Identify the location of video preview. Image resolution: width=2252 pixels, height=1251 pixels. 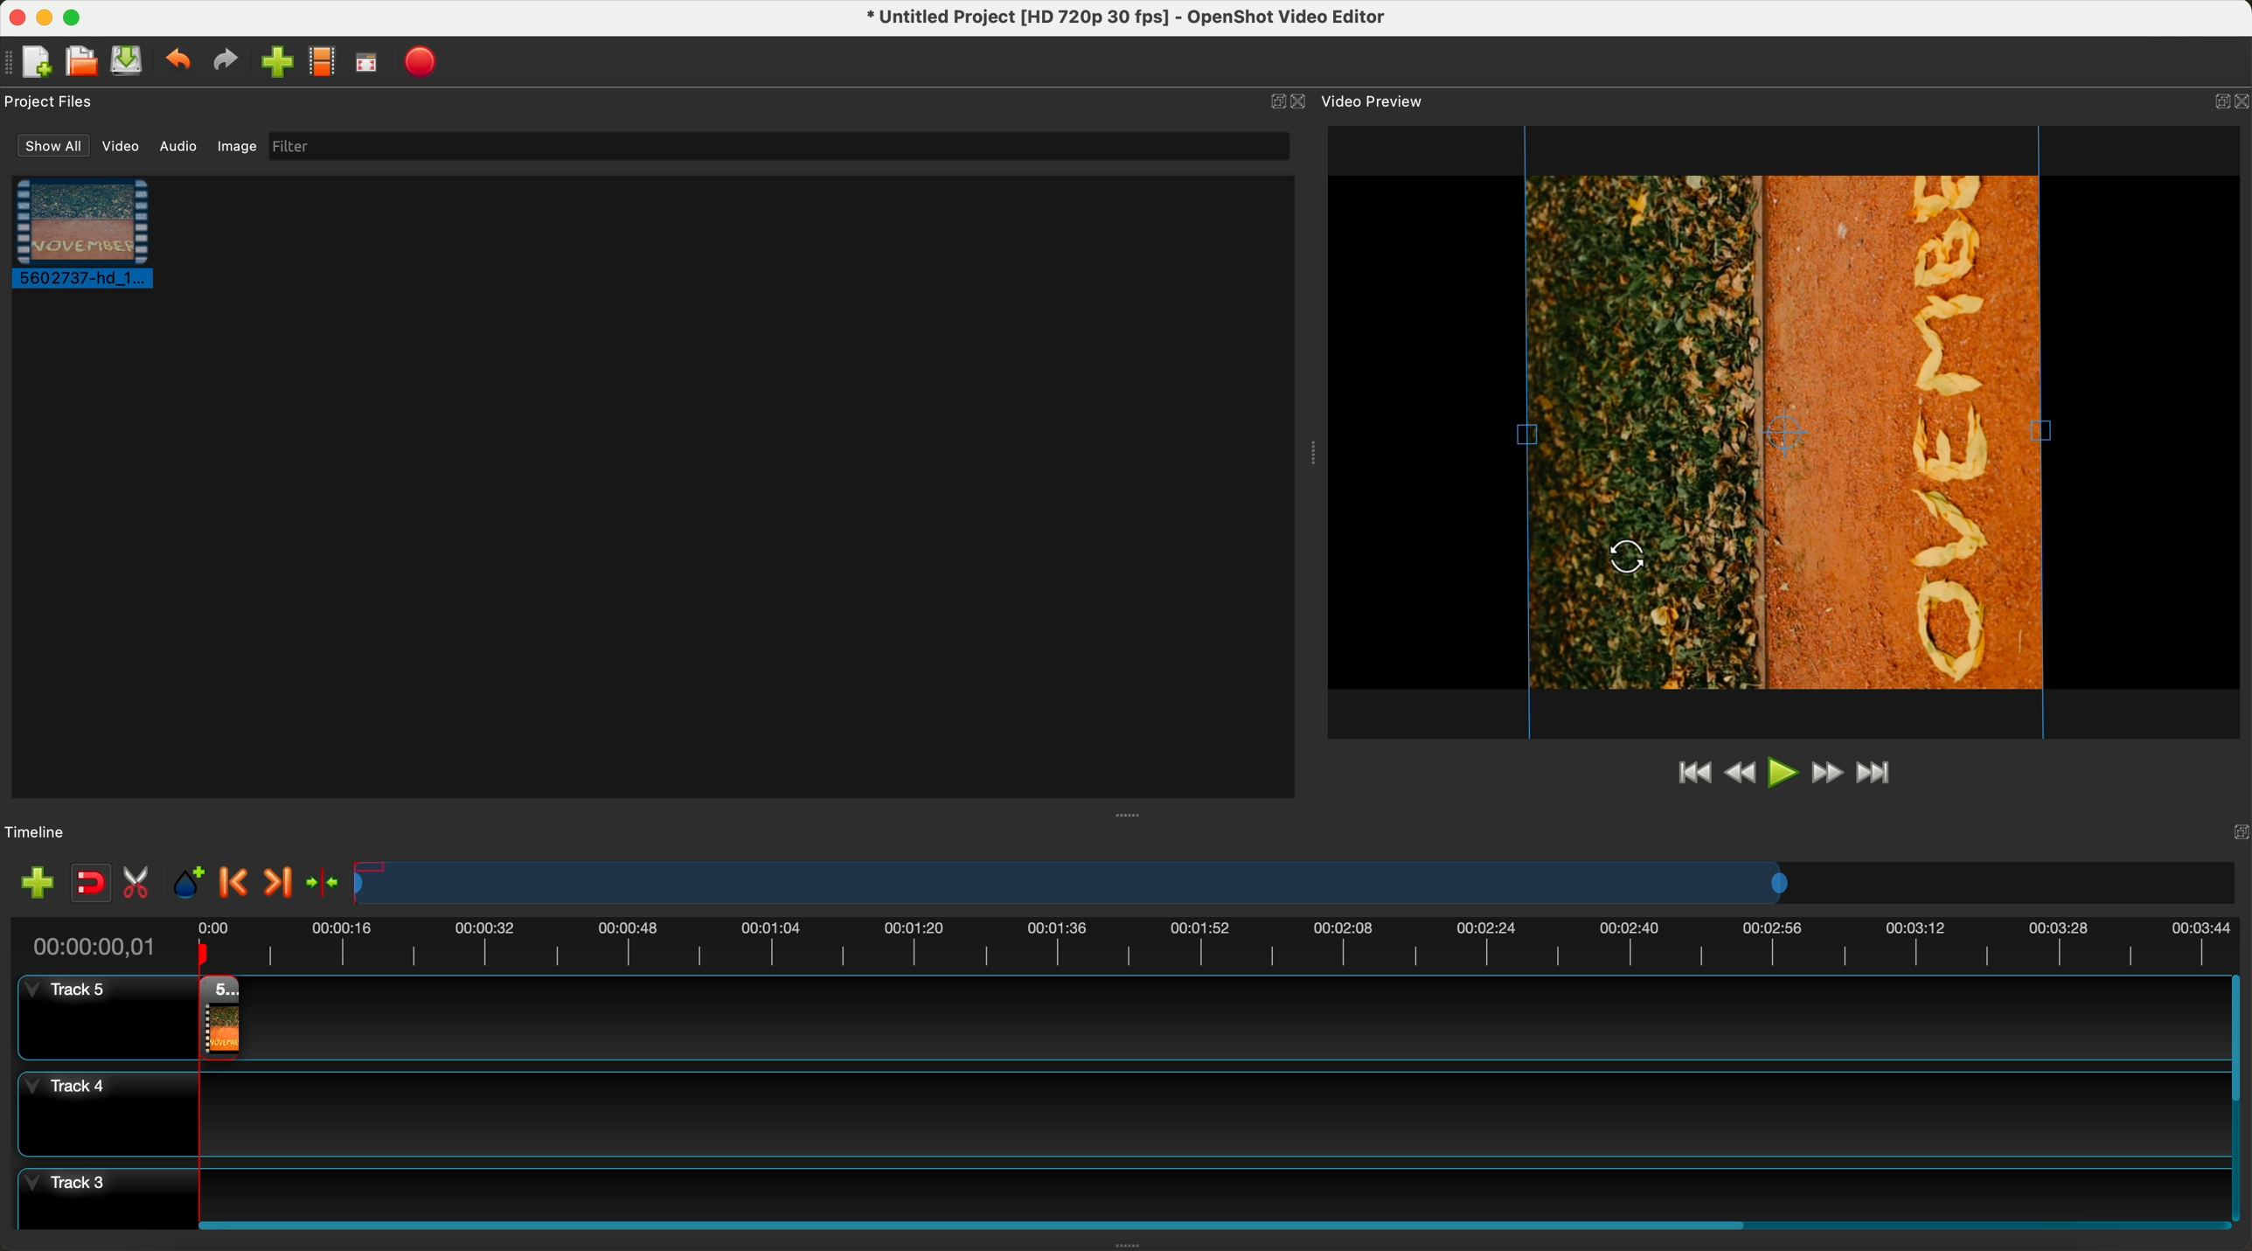
(1374, 101).